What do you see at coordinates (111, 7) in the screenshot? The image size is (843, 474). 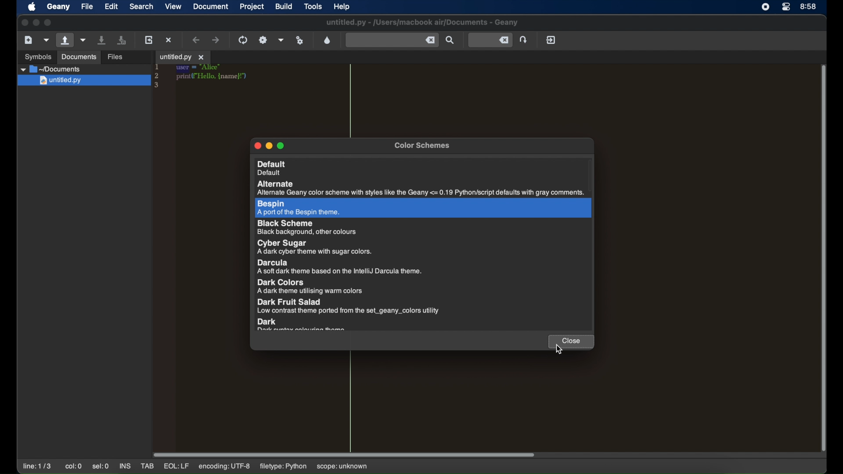 I see `edit` at bounding box center [111, 7].